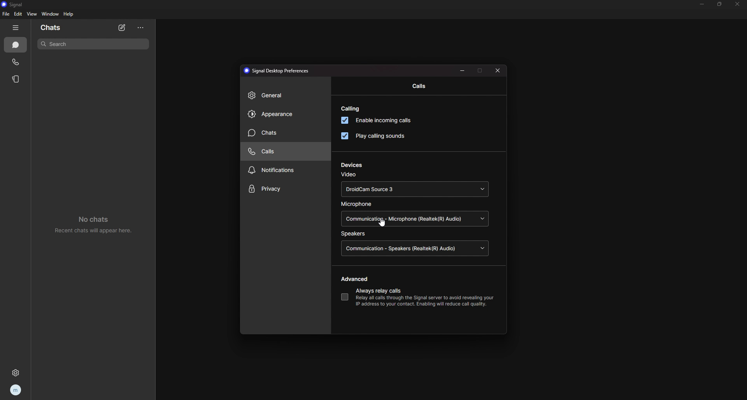 This screenshot has width=747, height=400. Describe the element at coordinates (382, 290) in the screenshot. I see `always relay calls` at that location.